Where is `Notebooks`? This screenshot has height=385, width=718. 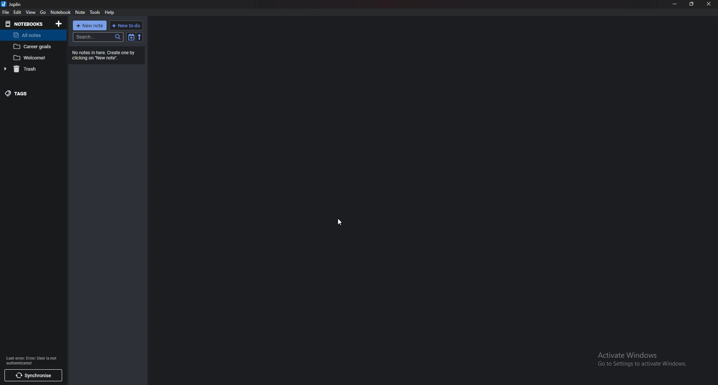 Notebooks is located at coordinates (25, 23).